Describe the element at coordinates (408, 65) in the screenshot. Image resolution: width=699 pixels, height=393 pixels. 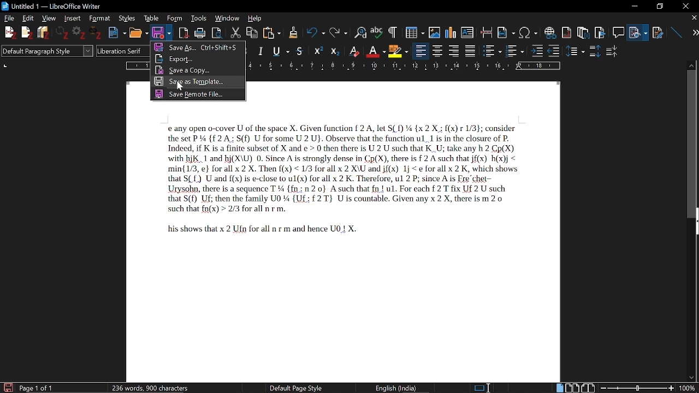
I see `Ruler` at that location.